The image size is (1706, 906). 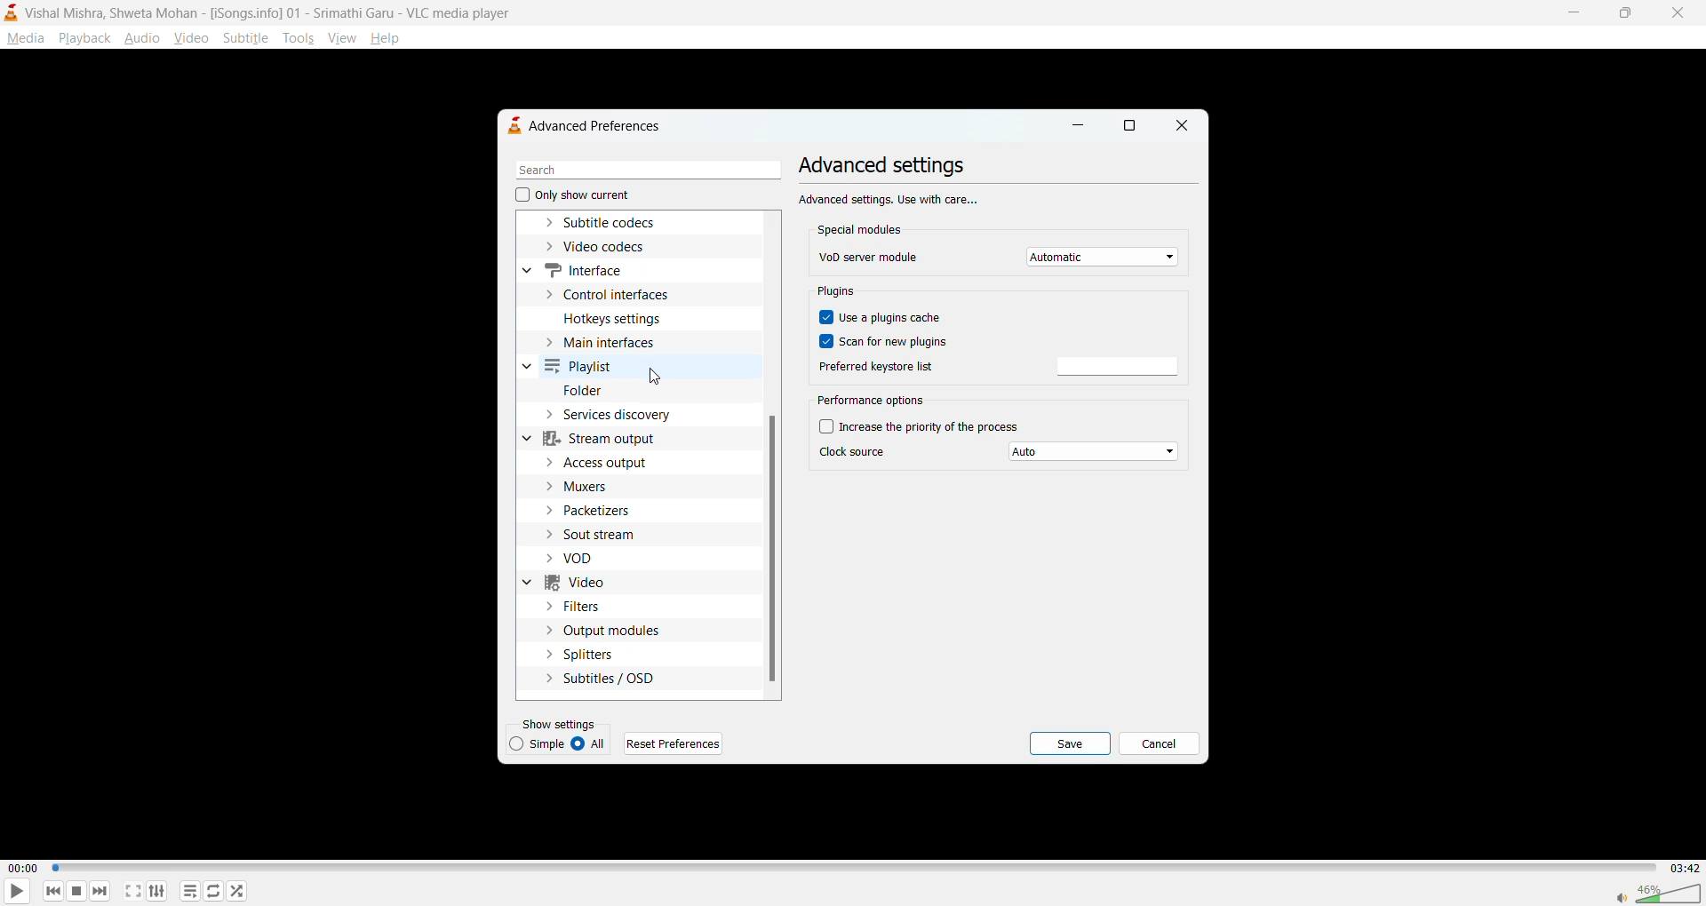 What do you see at coordinates (133, 891) in the screenshot?
I see `fullscreen` at bounding box center [133, 891].